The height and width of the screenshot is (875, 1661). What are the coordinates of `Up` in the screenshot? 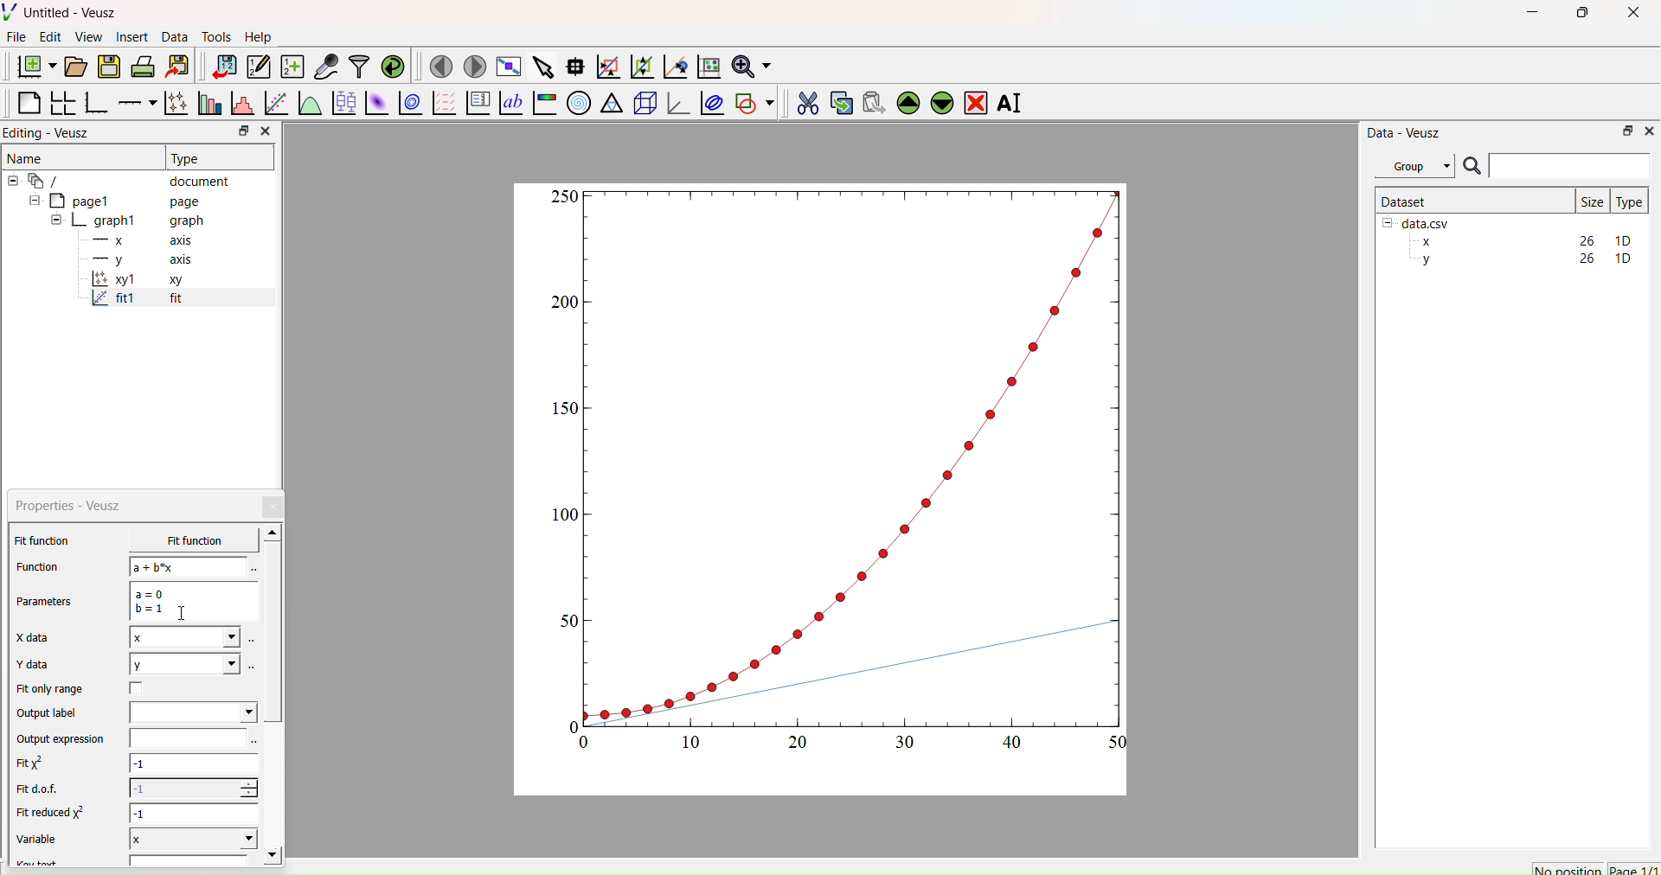 It's located at (906, 100).